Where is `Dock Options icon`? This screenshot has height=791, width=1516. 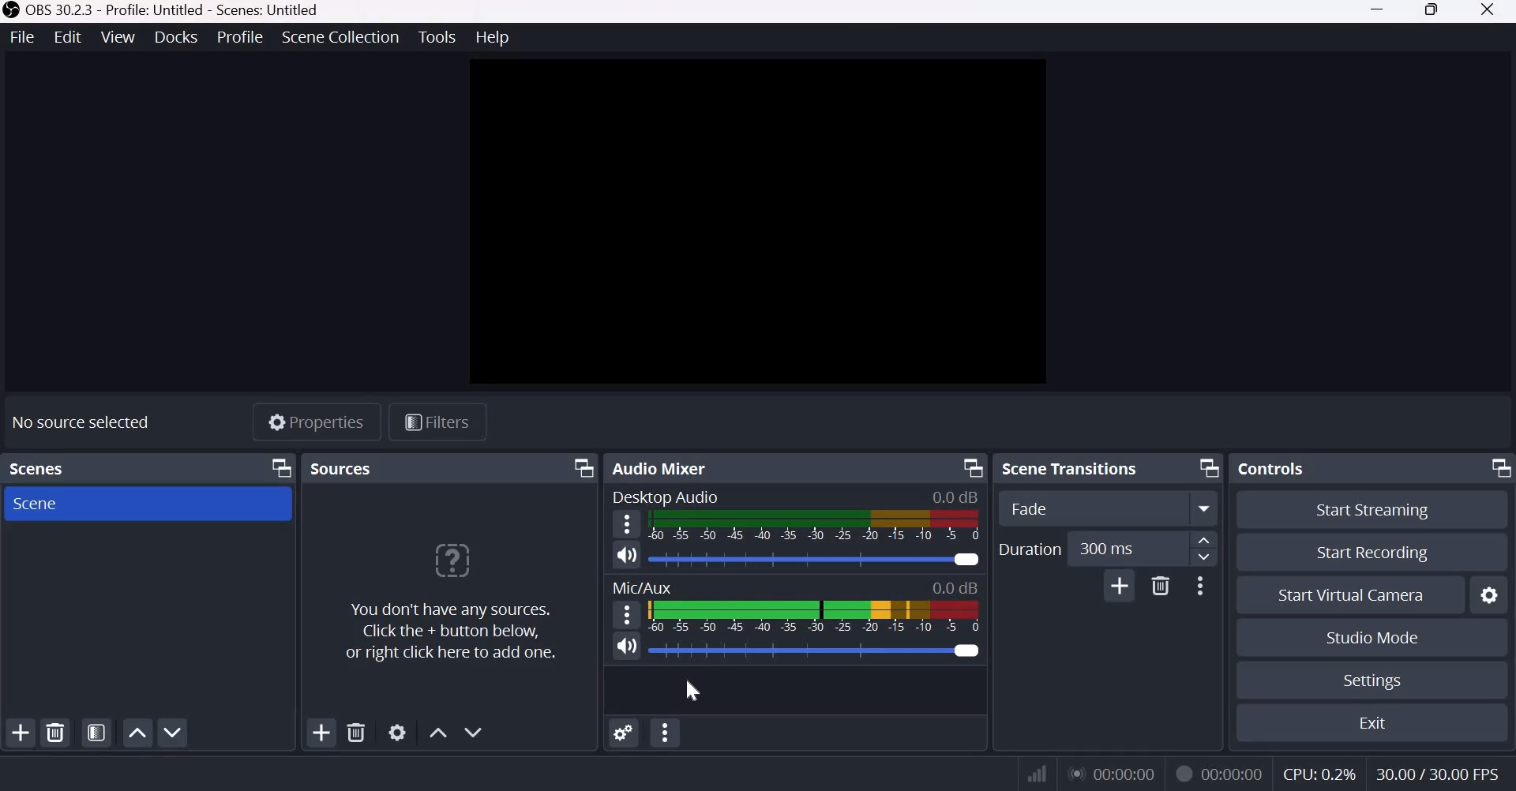
Dock Options icon is located at coordinates (1495, 470).